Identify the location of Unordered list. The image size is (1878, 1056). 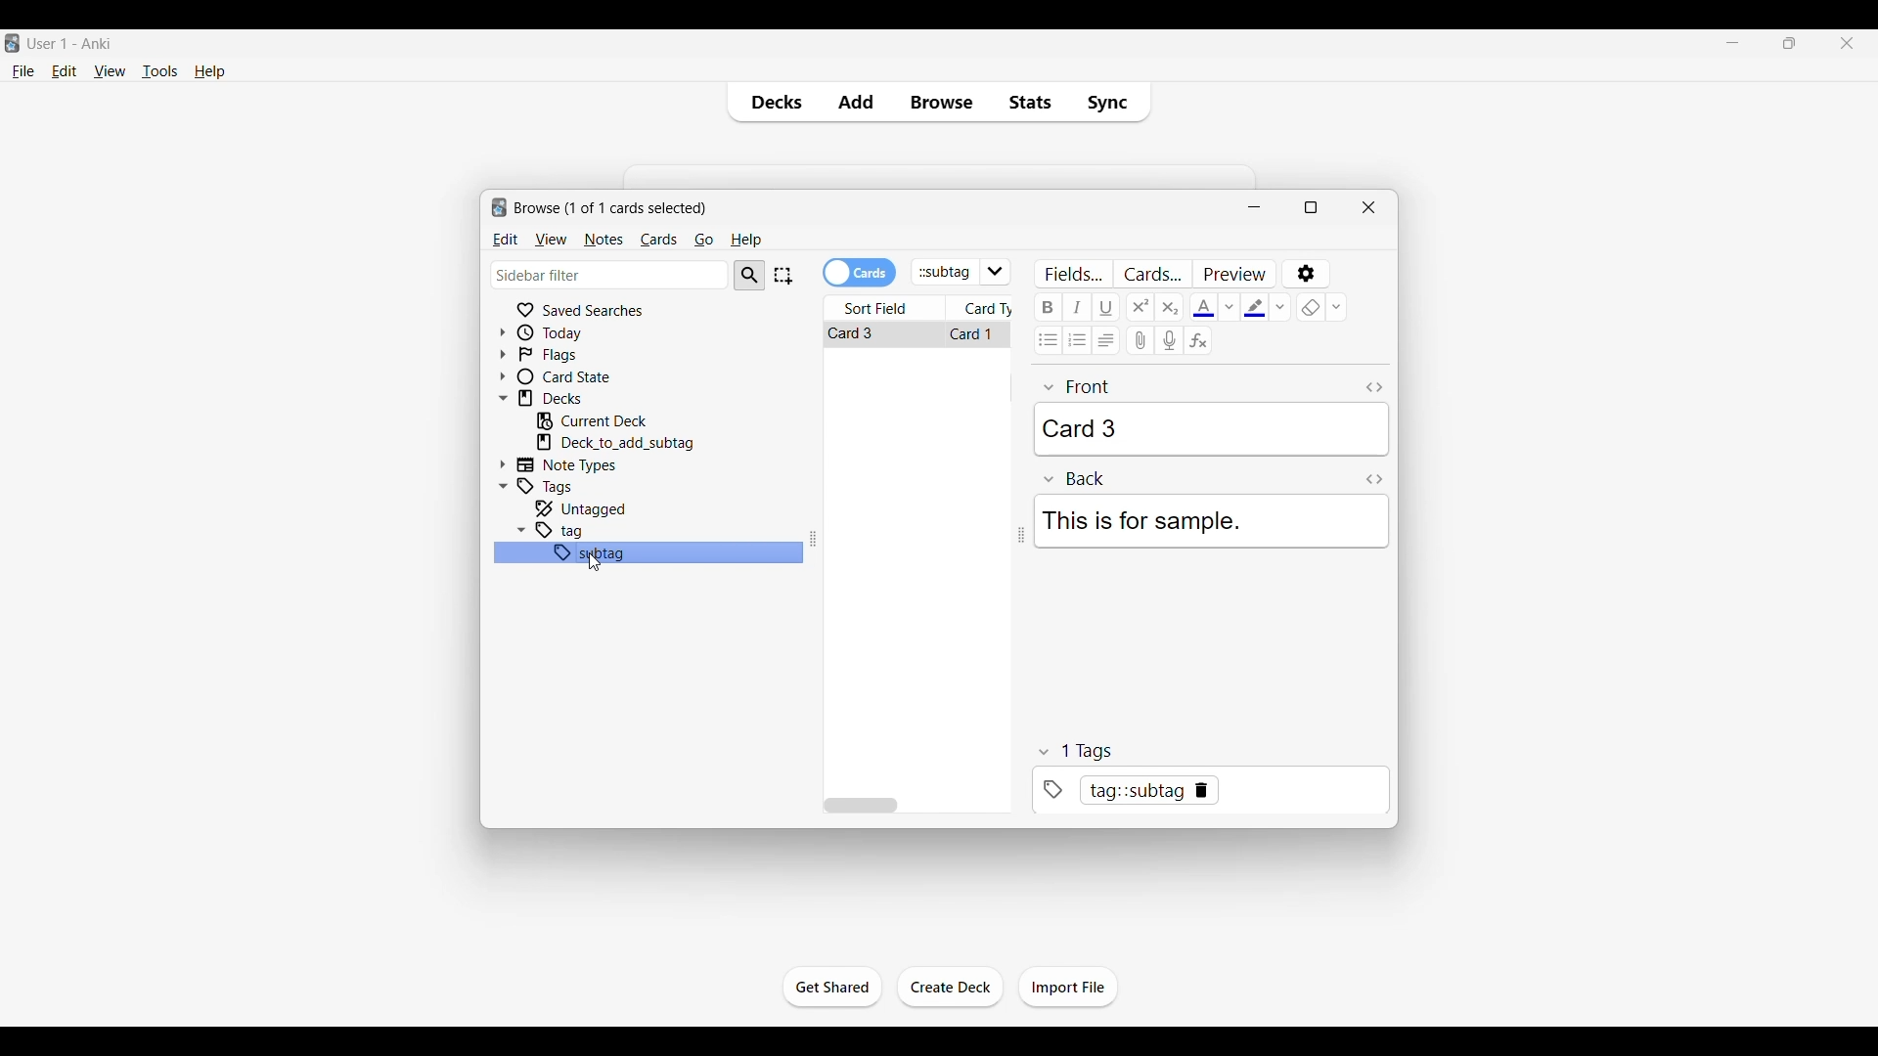
(1048, 340).